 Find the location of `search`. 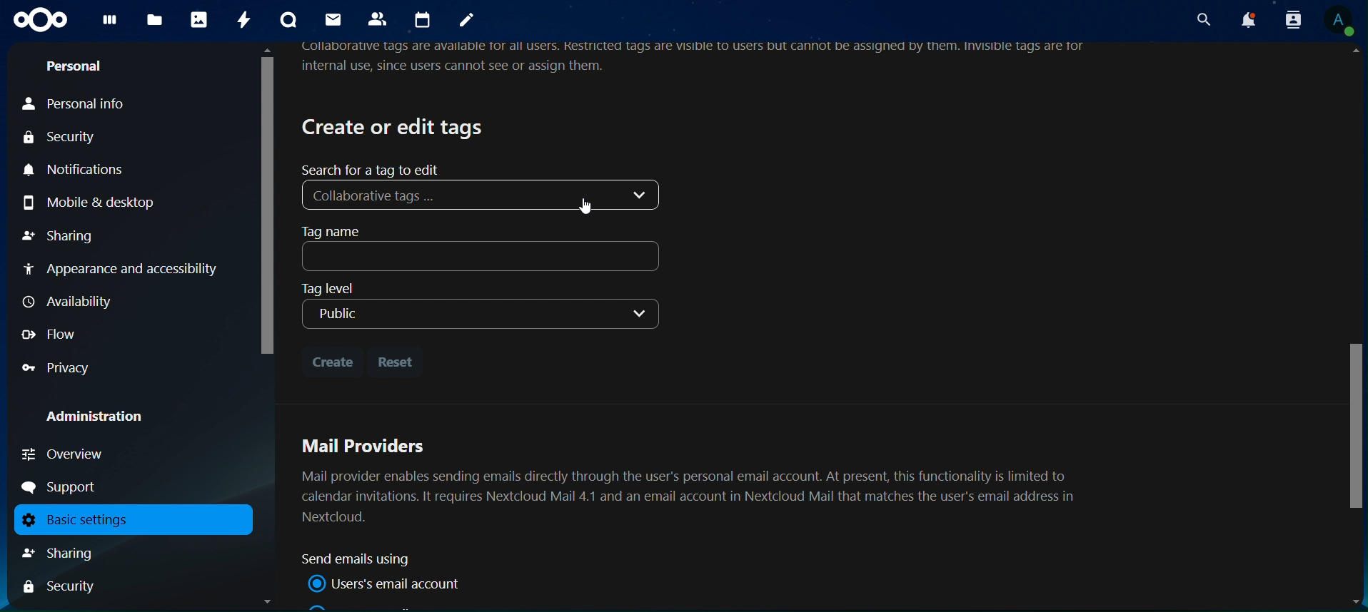

search is located at coordinates (1201, 19).